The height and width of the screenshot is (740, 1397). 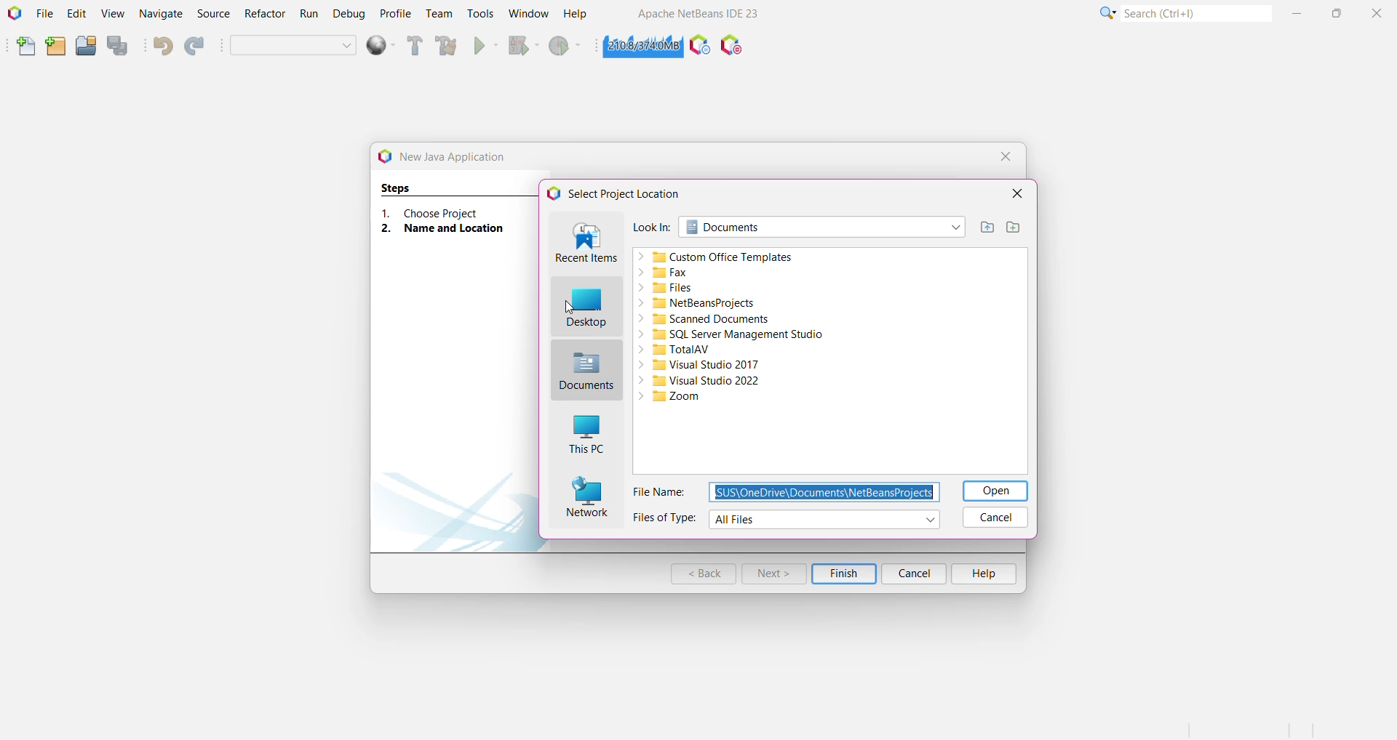 I want to click on Name and Location, so click(x=450, y=229).